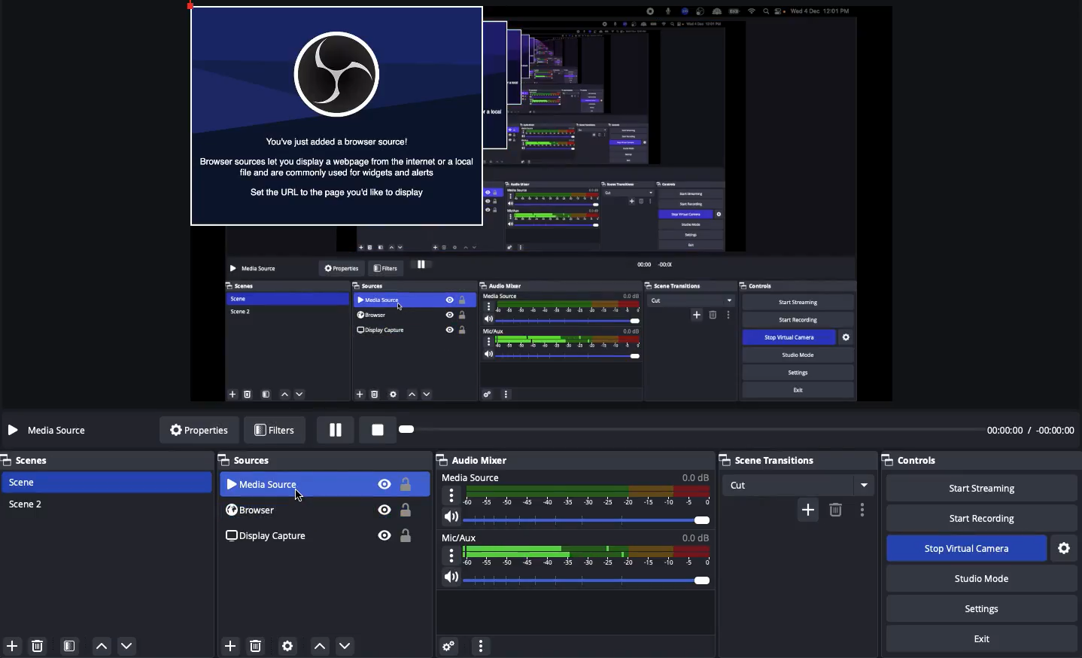 The image size is (1082, 658). What do you see at coordinates (451, 647) in the screenshot?
I see `Advanced audio preferences ` at bounding box center [451, 647].